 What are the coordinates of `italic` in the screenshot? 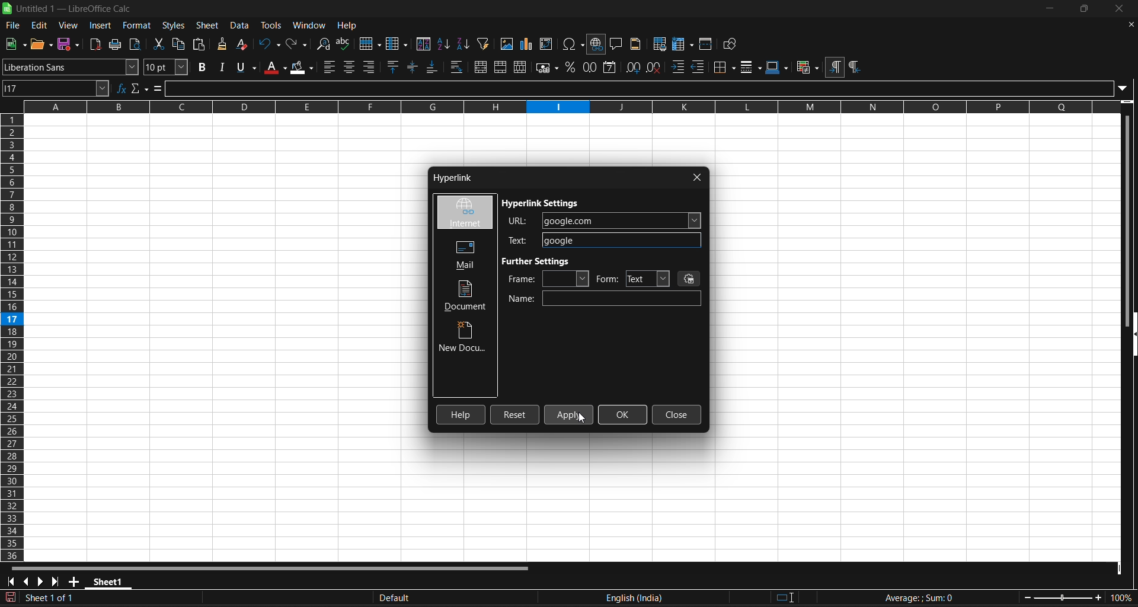 It's located at (222, 66).